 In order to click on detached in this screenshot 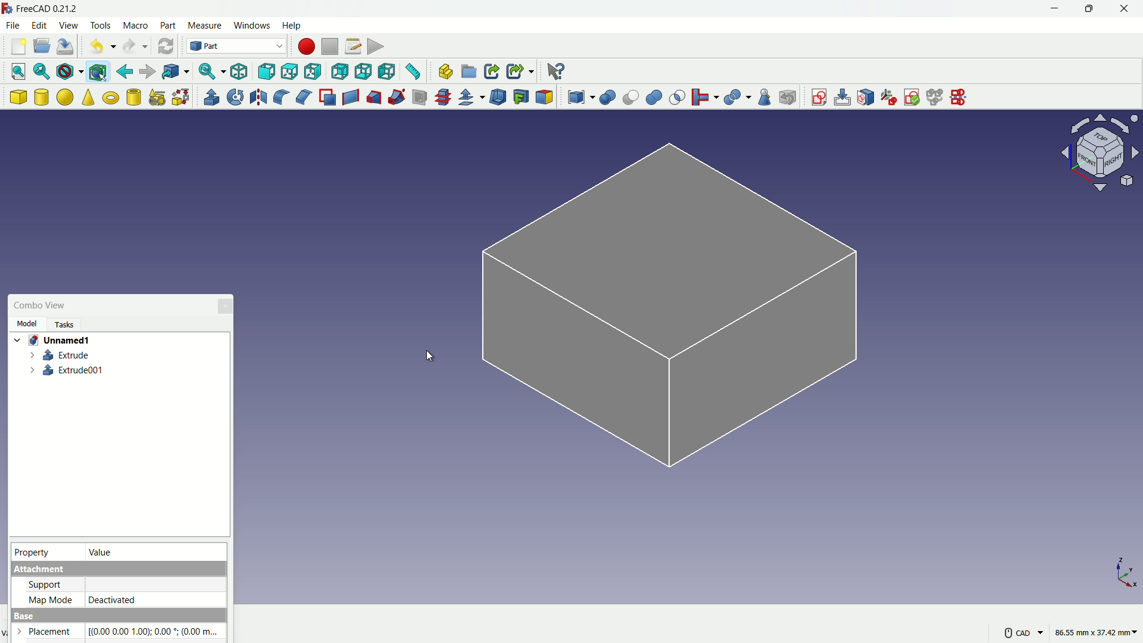, I will do `click(155, 599)`.